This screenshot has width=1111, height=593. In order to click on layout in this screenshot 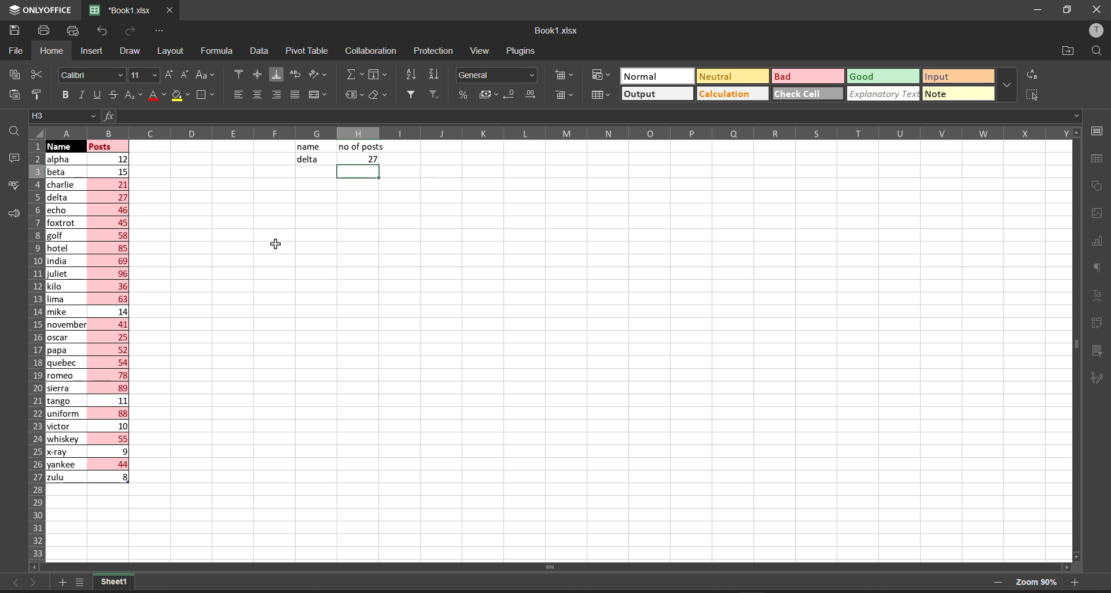, I will do `click(172, 51)`.